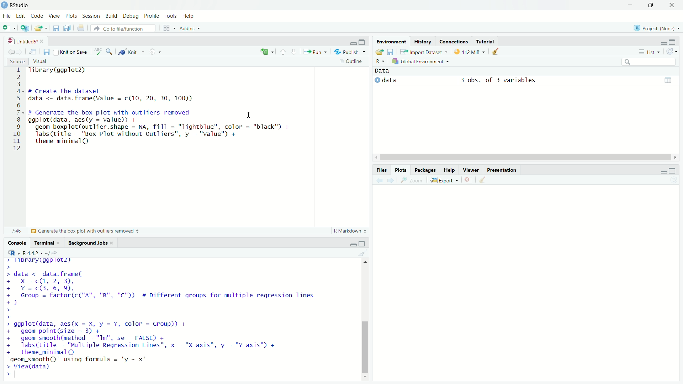 This screenshot has height=384, width=683. I want to click on cursor, so click(249, 115).